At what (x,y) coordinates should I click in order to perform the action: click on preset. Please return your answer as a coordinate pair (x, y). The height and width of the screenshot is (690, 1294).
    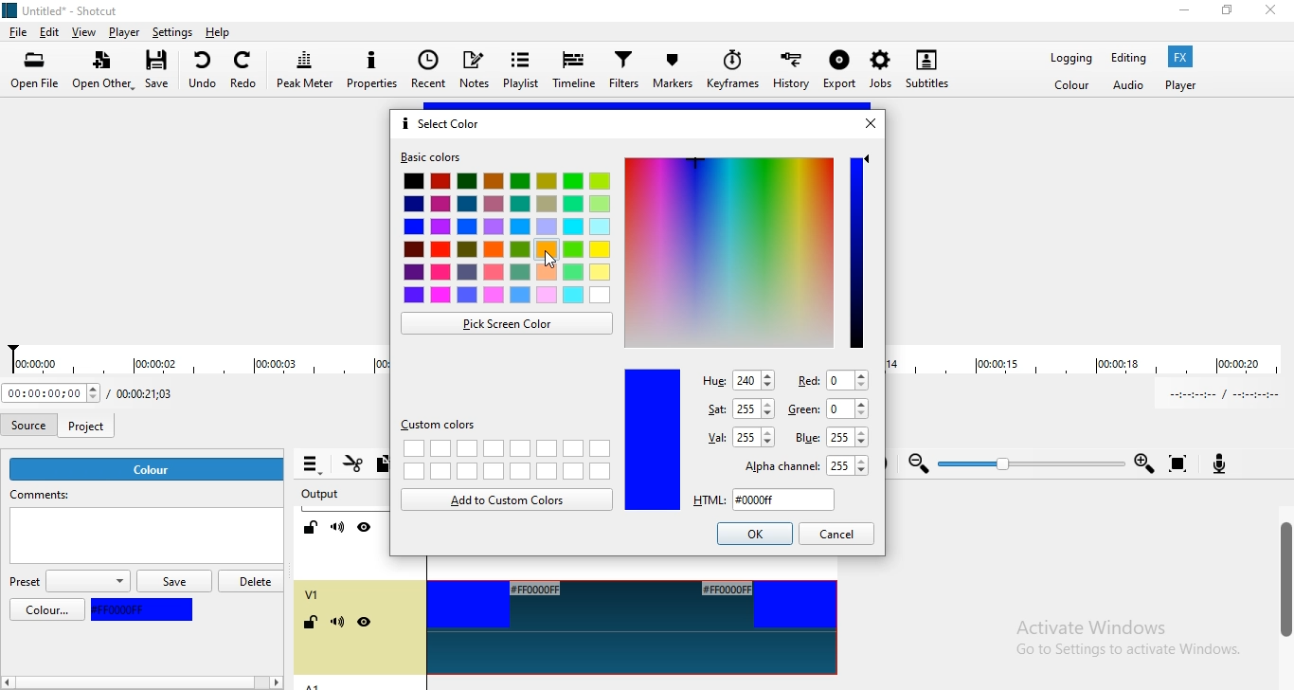
    Looking at the image, I should click on (68, 582).